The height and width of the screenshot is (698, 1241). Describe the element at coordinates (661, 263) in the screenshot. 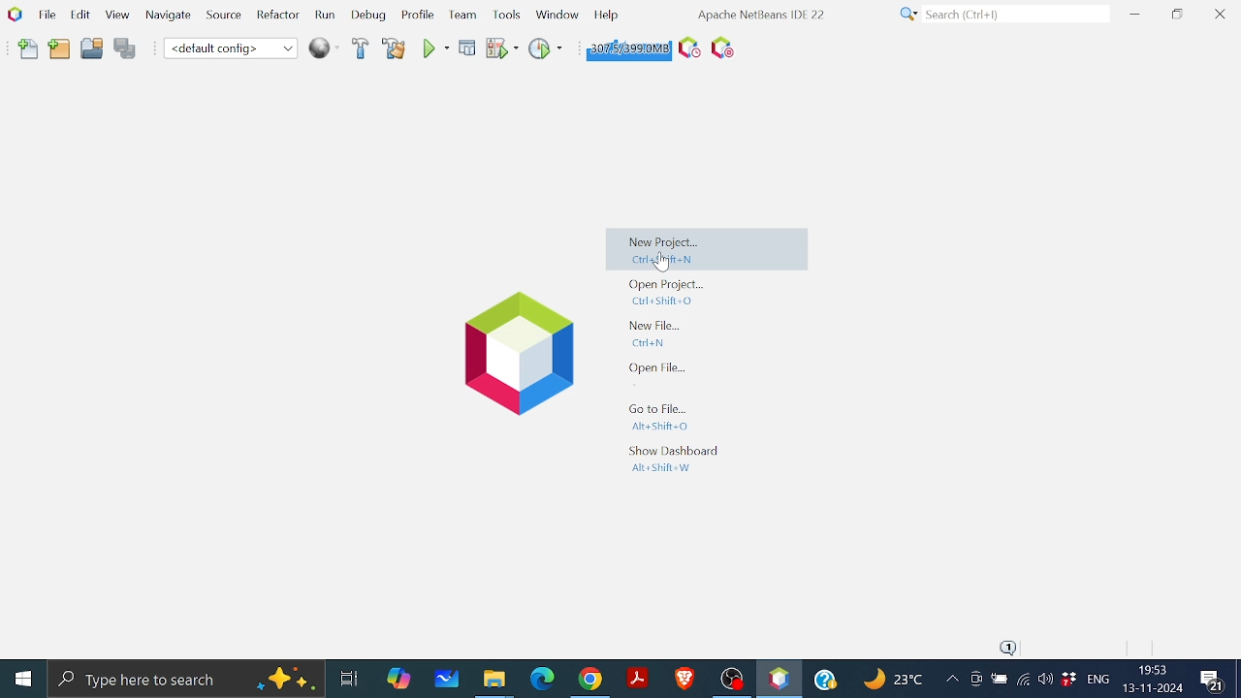

I see `cursor` at that location.